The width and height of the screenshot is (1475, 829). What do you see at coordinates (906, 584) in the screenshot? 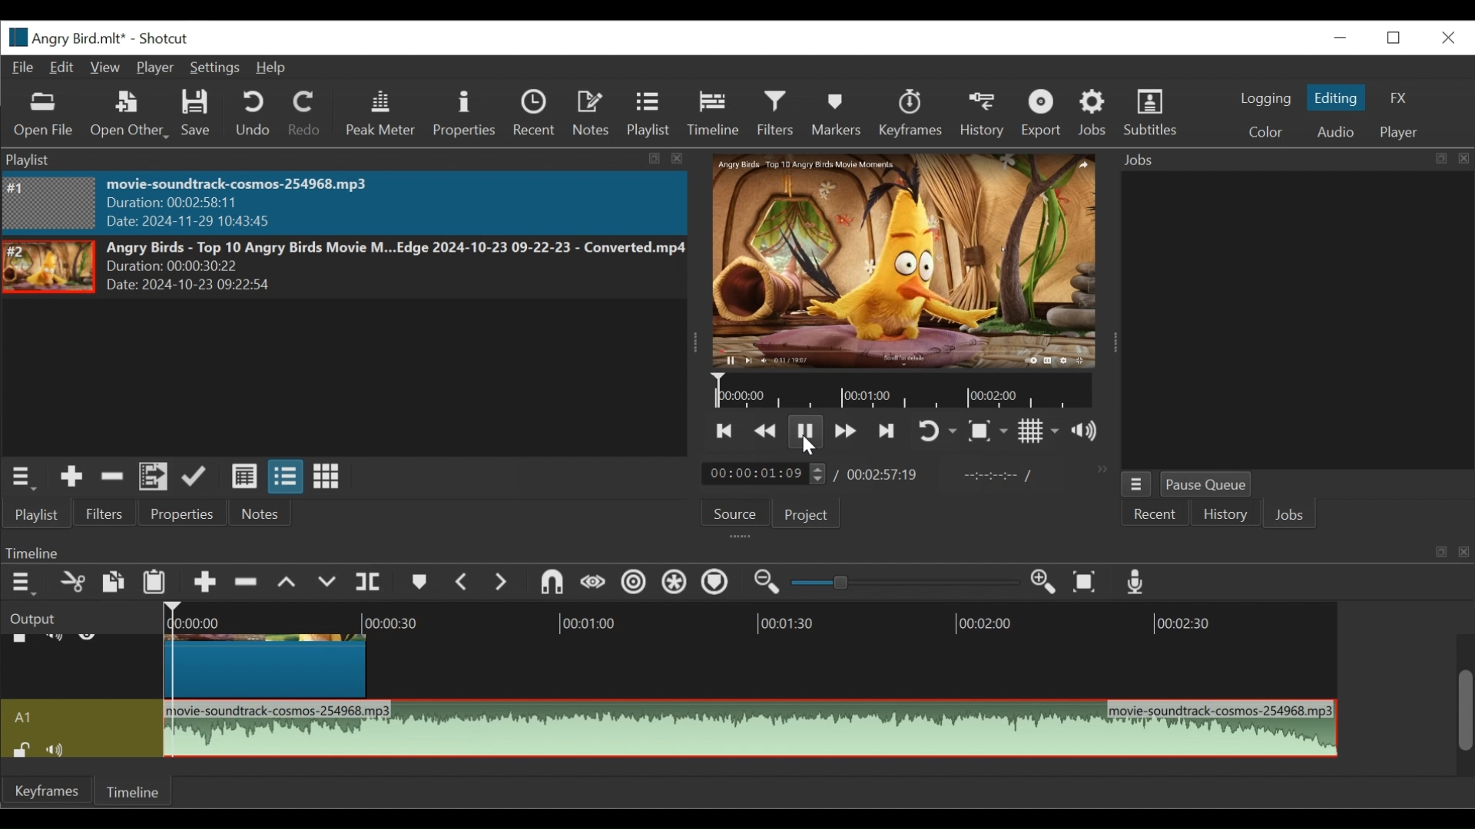
I see `Slider` at bounding box center [906, 584].